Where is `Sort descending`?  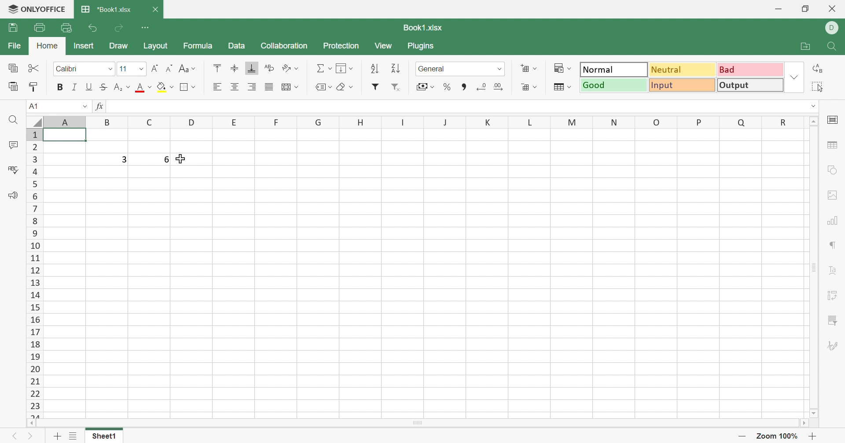 Sort descending is located at coordinates (397, 69).